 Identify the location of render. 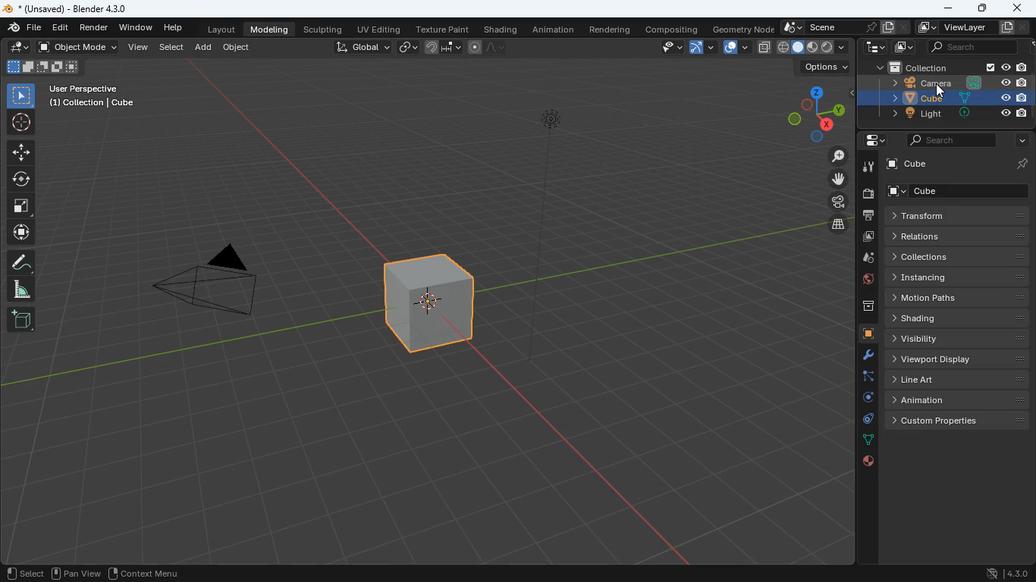
(95, 28).